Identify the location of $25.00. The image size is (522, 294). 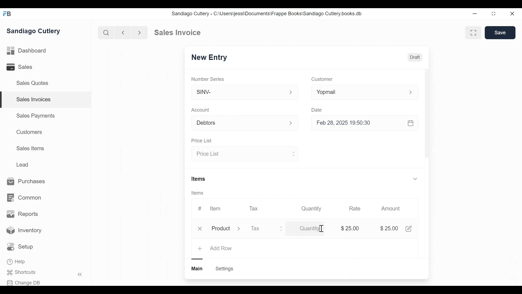
(390, 228).